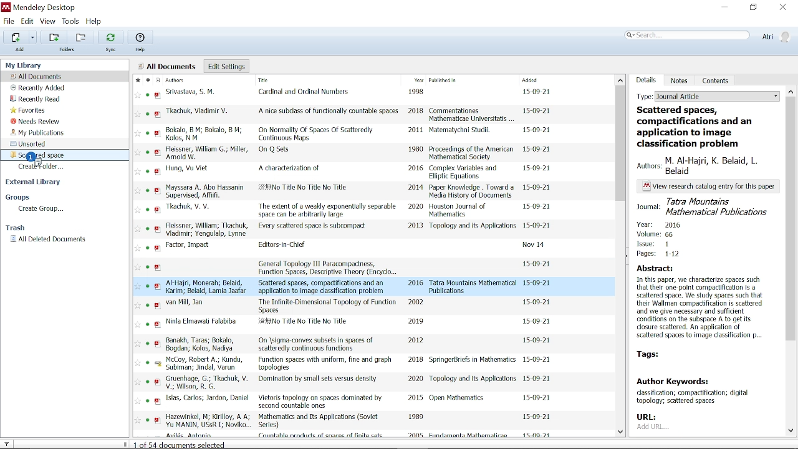  Describe the element at coordinates (168, 66) in the screenshot. I see `all documents` at that location.